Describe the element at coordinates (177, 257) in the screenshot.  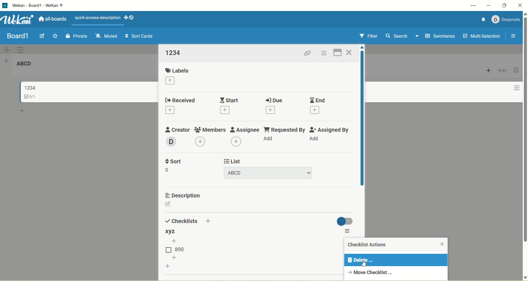
I see `add items` at that location.